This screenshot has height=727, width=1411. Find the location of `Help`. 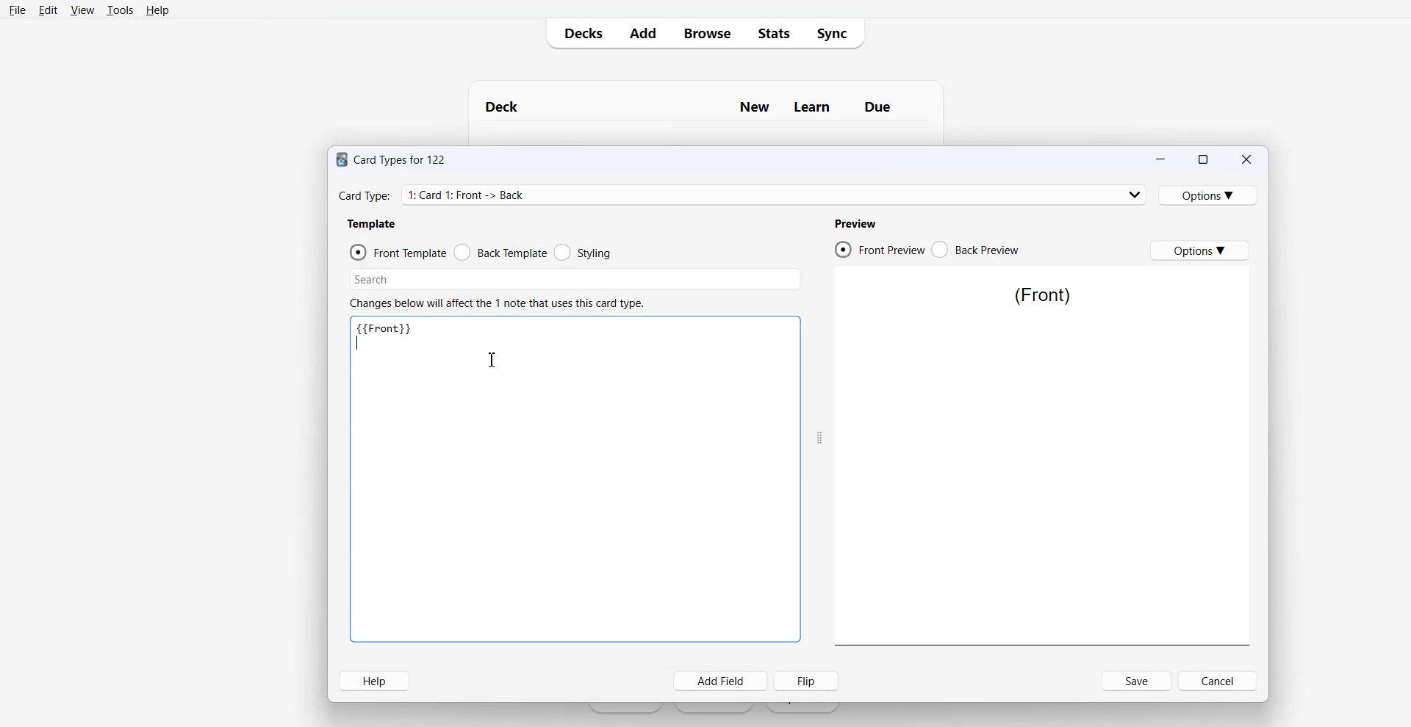

Help is located at coordinates (374, 681).